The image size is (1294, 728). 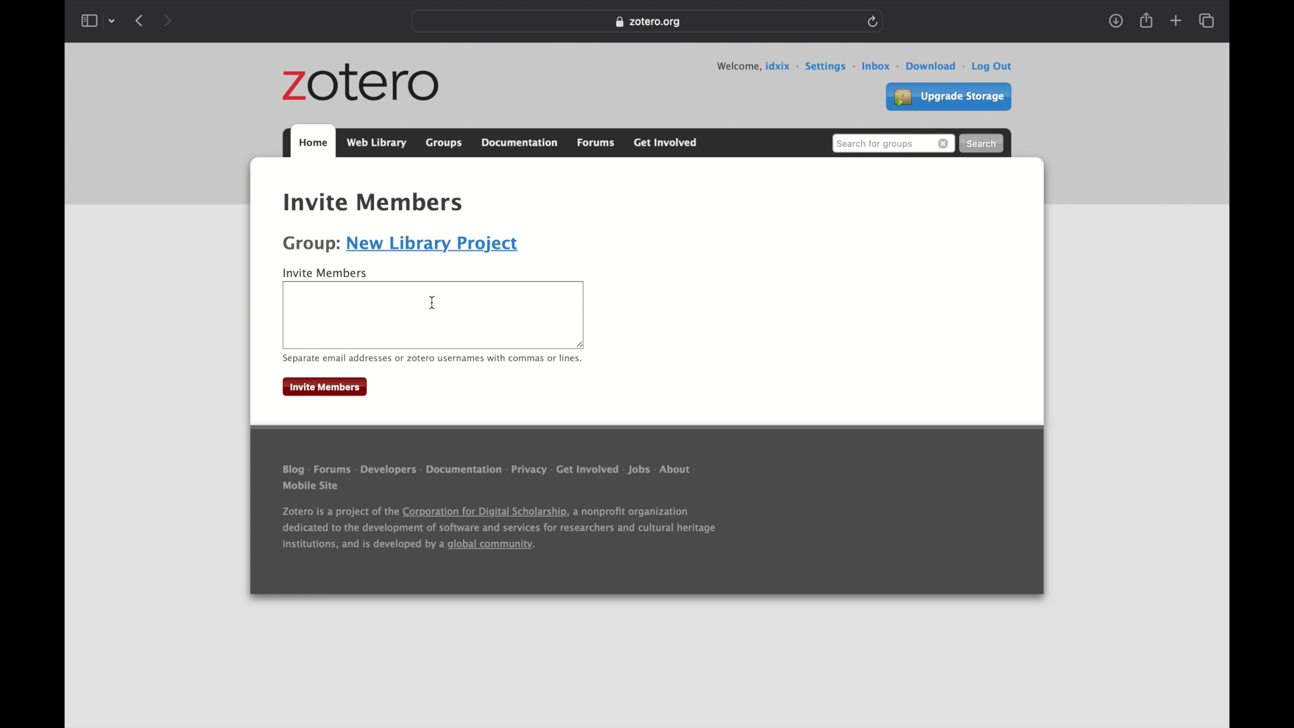 I want to click on home, so click(x=313, y=142).